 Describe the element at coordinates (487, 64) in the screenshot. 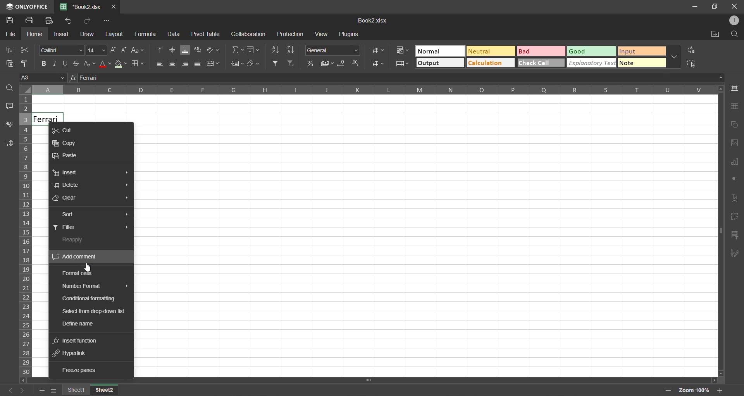

I see `calculation` at that location.